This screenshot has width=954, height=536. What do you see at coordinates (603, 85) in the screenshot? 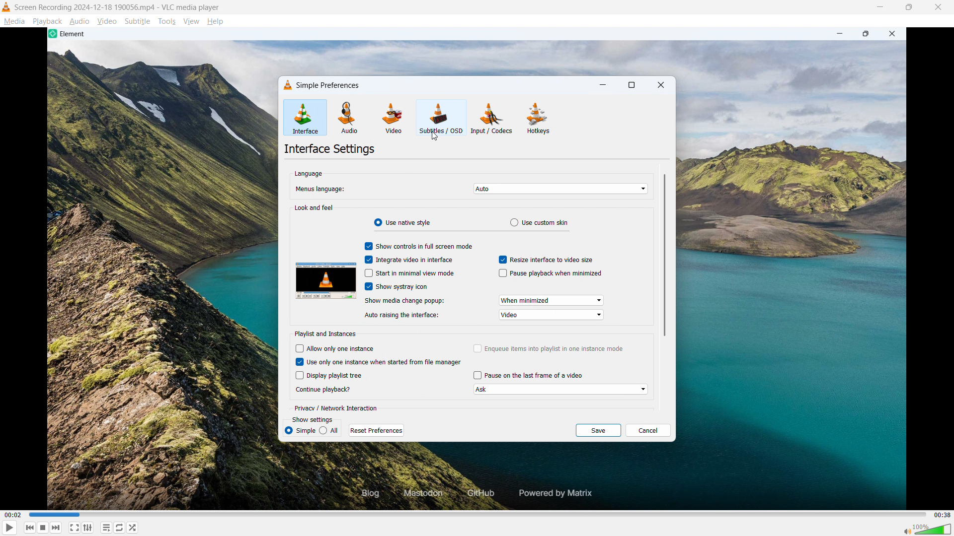
I see `minimize ` at bounding box center [603, 85].